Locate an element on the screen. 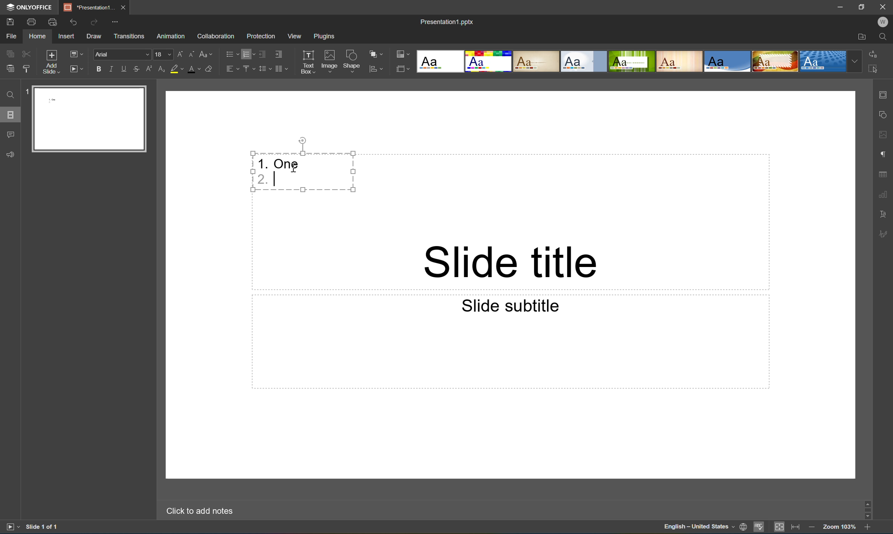  Shape is located at coordinates (353, 62).